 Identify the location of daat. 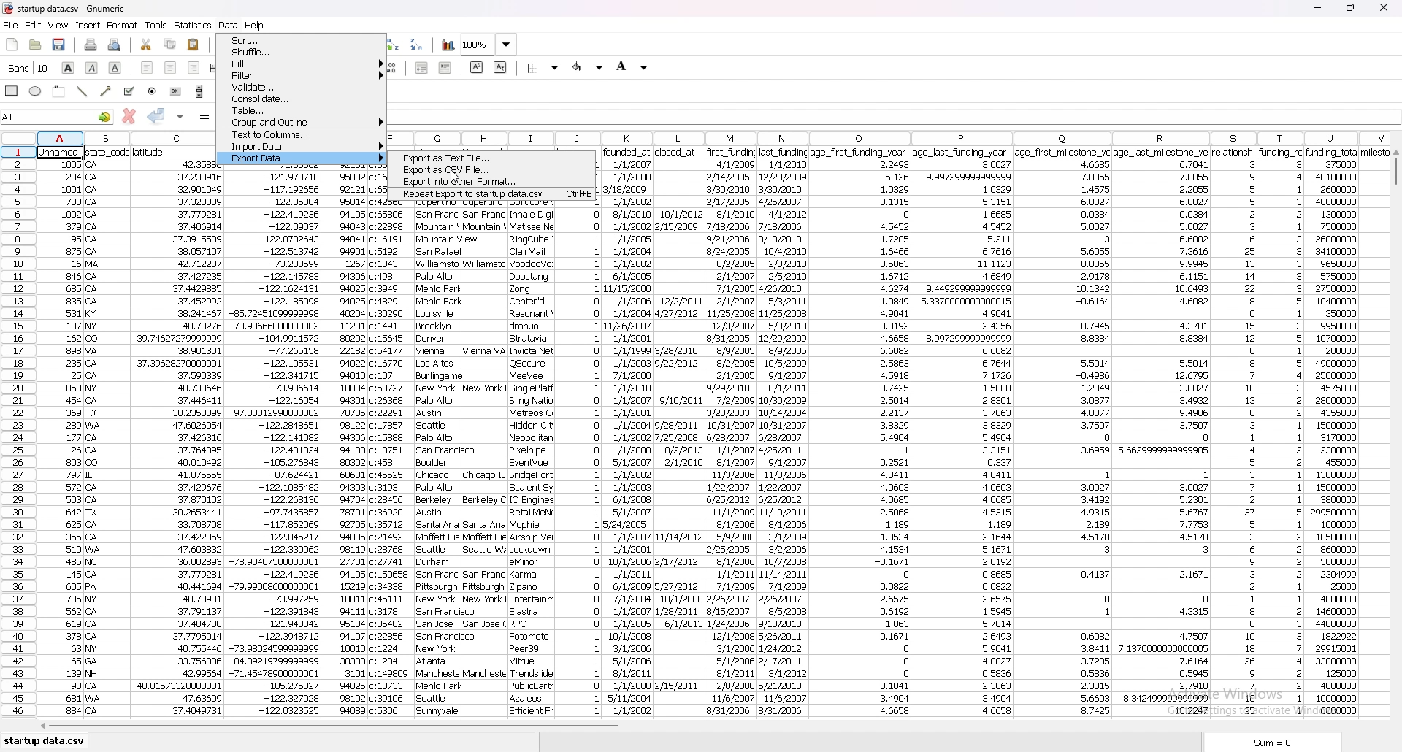
(1163, 431).